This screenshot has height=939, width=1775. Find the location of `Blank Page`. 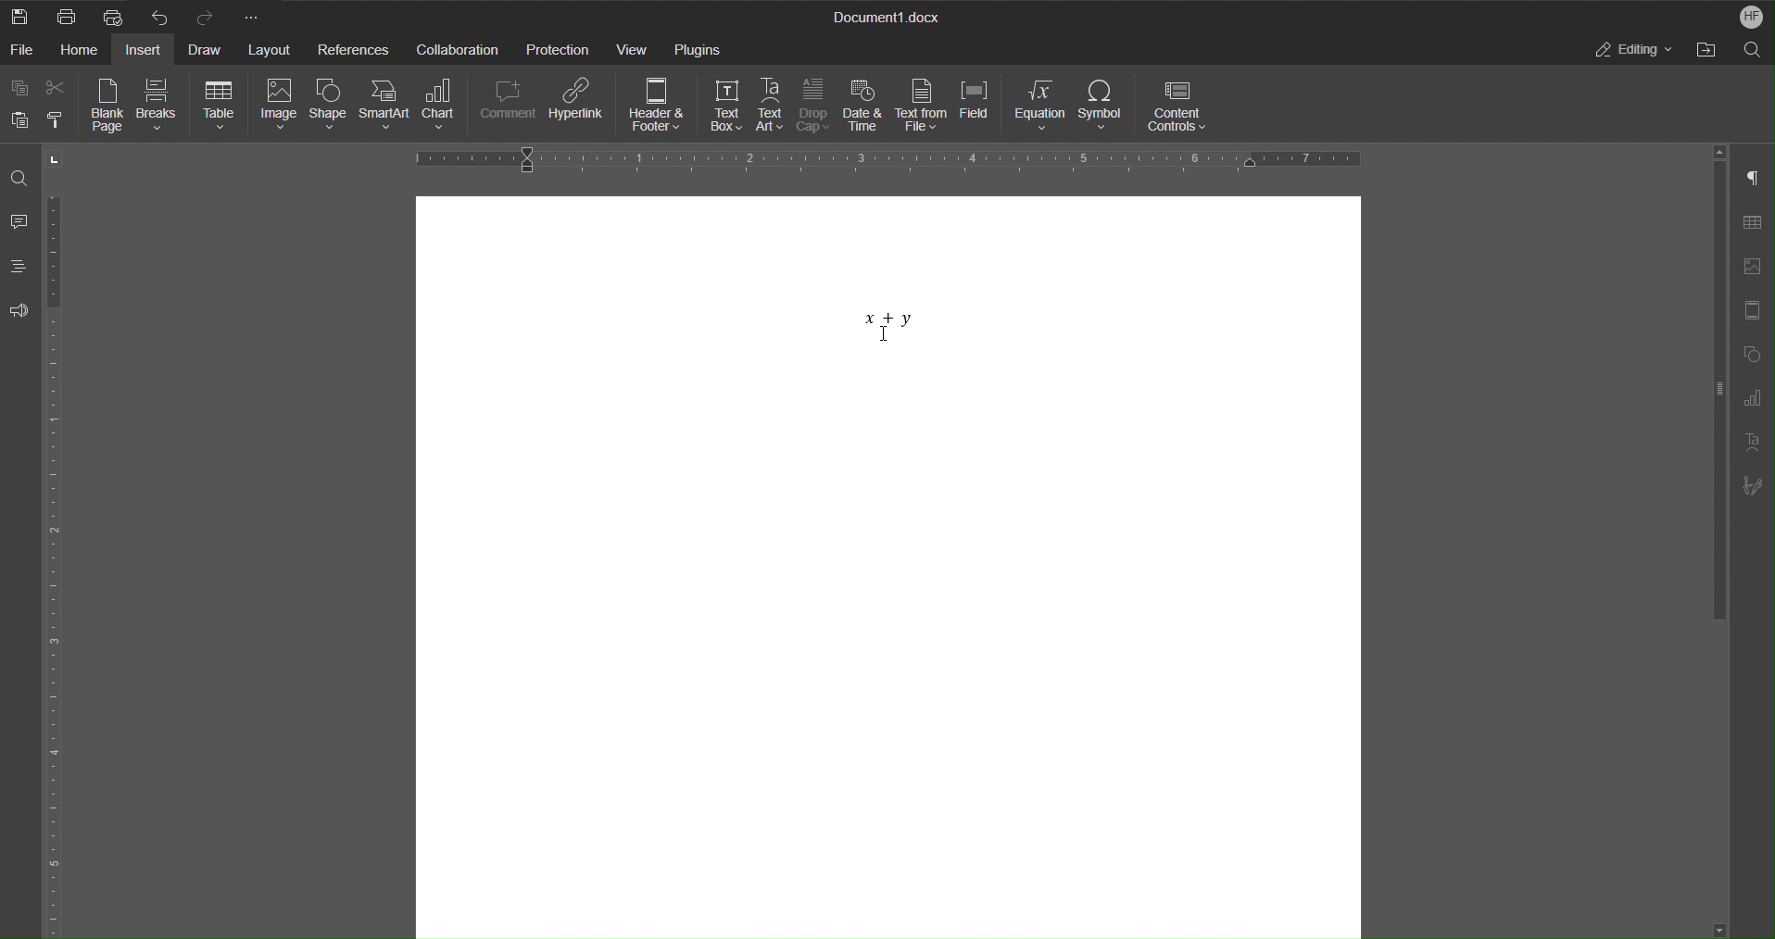

Blank Page is located at coordinates (107, 106).